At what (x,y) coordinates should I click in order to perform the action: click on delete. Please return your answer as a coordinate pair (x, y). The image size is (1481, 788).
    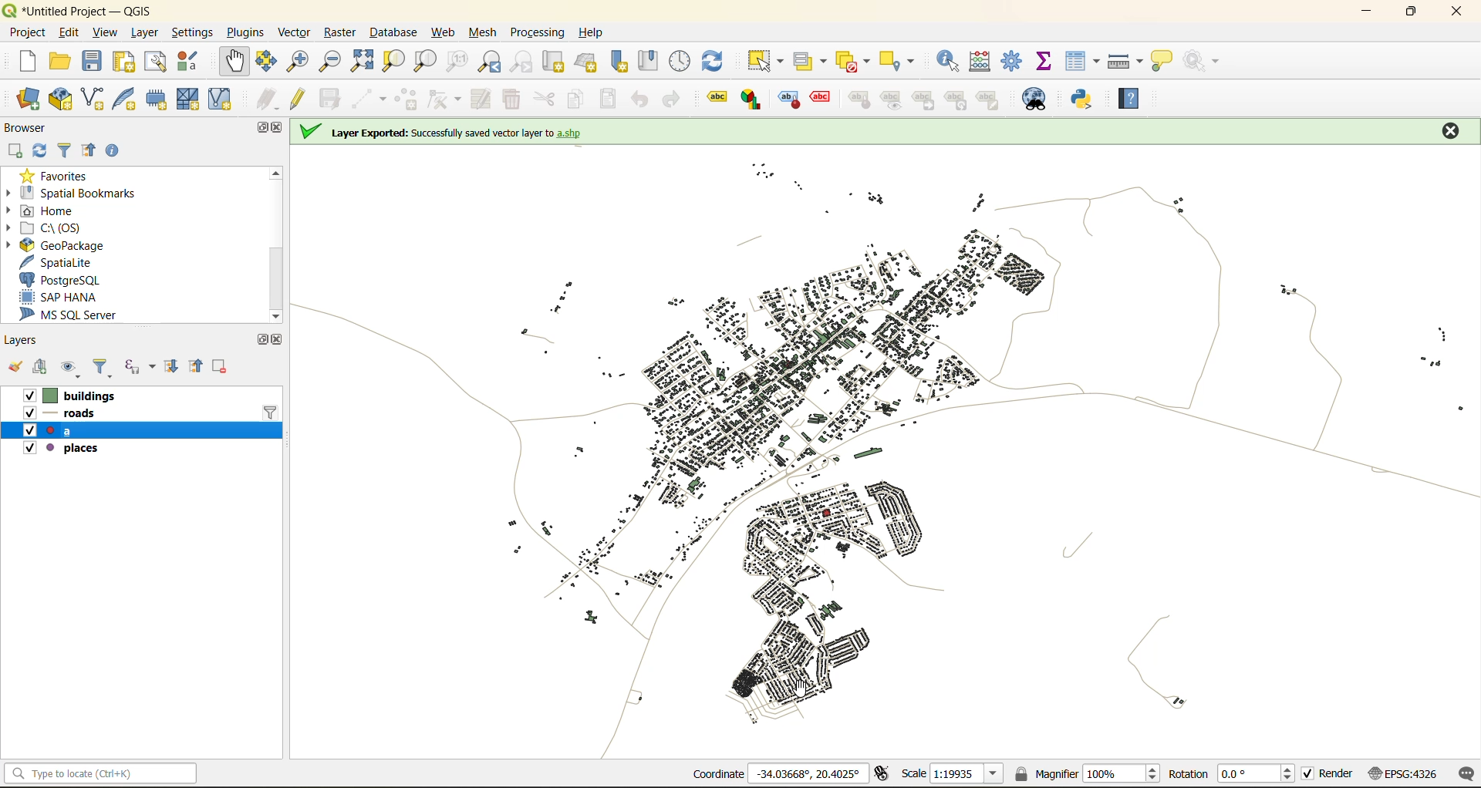
    Looking at the image, I should click on (514, 101).